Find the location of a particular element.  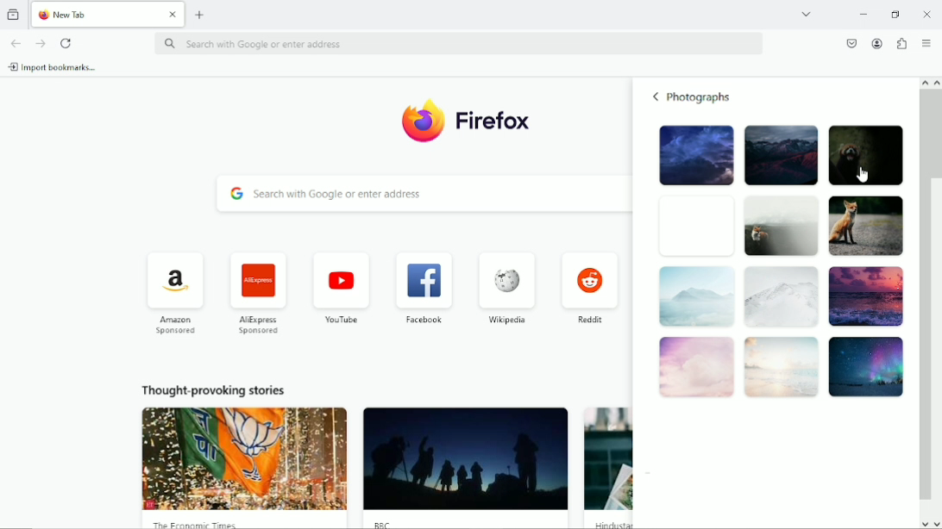

Thought provoking story is located at coordinates (468, 466).